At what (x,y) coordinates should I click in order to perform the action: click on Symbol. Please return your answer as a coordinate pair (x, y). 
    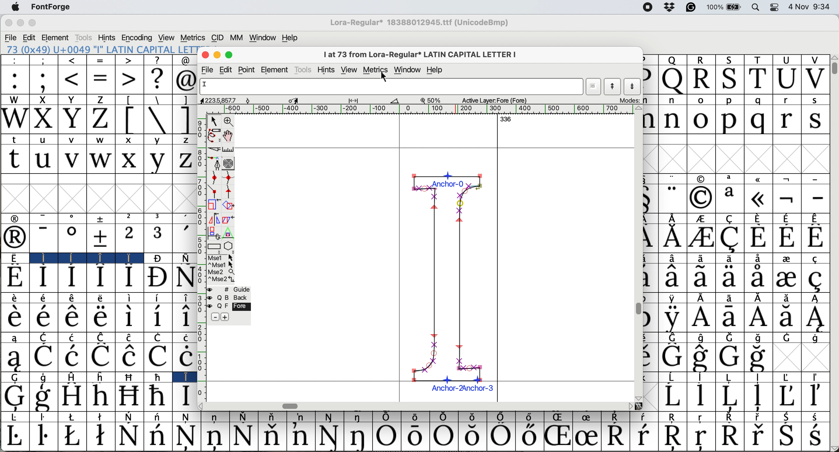
    Looking at the image, I should click on (215, 436).